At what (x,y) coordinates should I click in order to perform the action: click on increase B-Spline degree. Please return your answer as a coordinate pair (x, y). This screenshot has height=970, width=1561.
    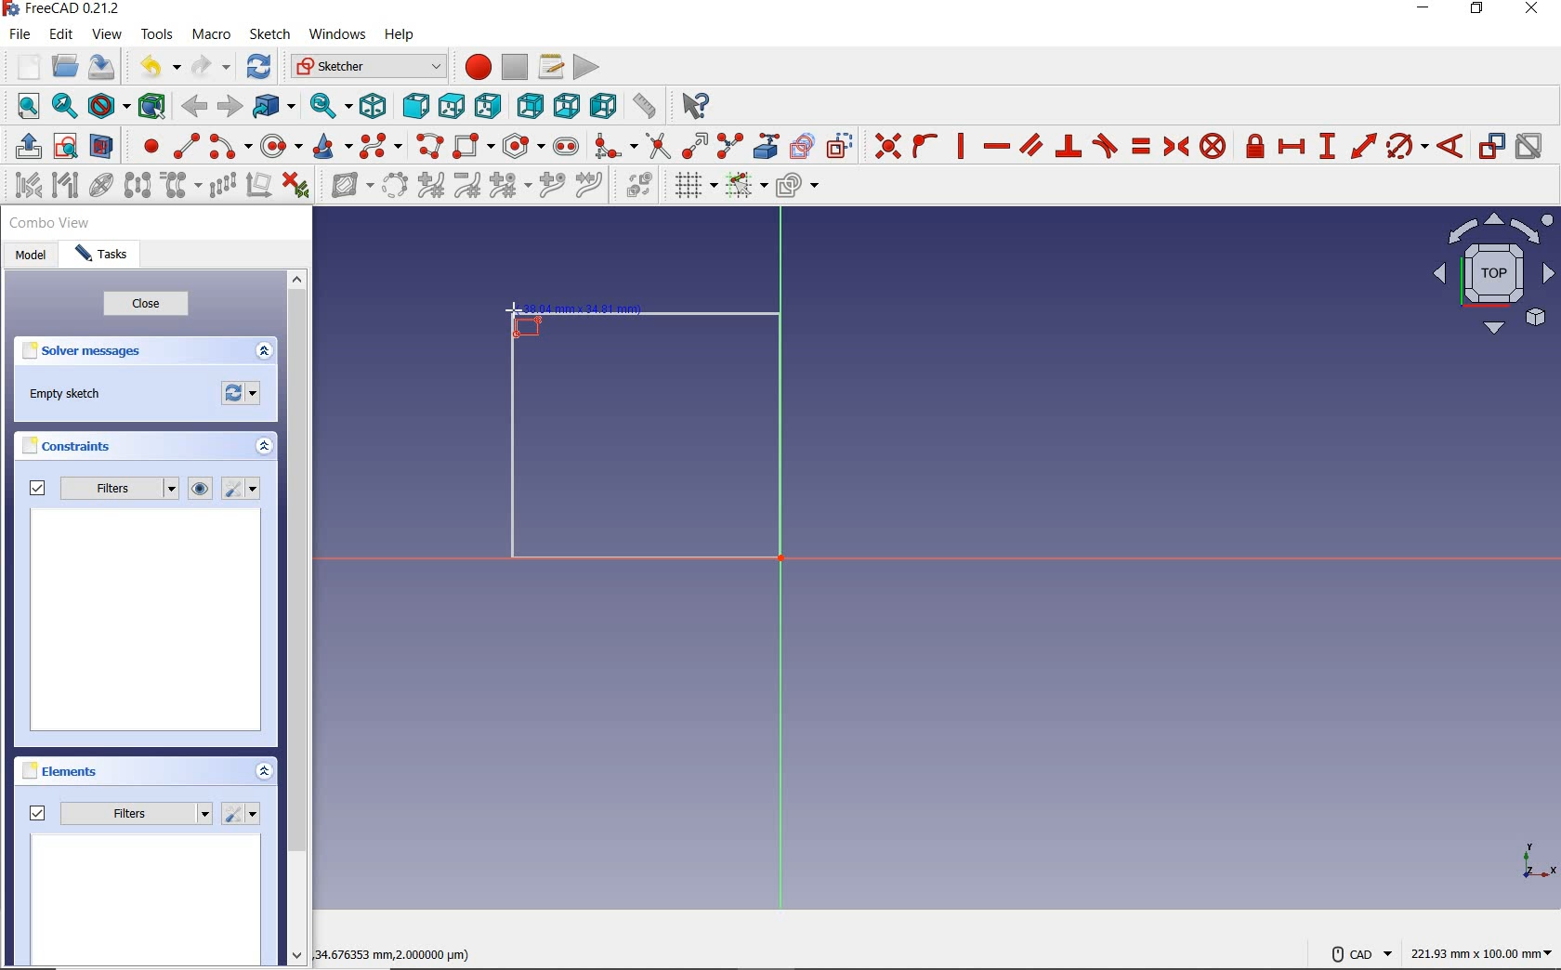
    Looking at the image, I should click on (430, 187).